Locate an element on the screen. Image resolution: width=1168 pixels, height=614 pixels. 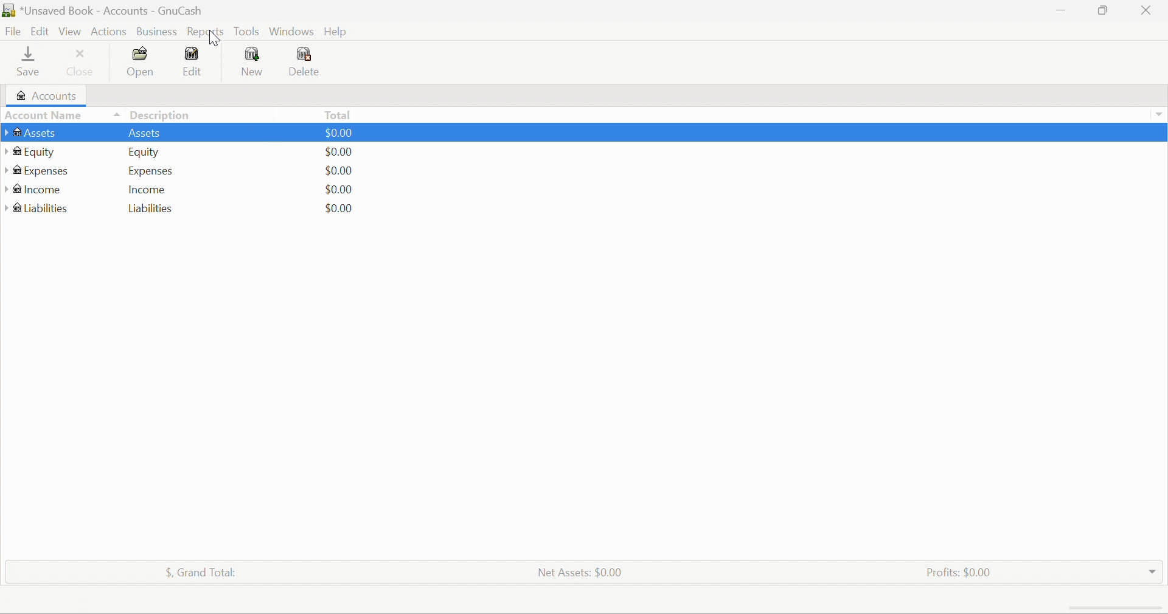
Account Name is located at coordinates (44, 115).